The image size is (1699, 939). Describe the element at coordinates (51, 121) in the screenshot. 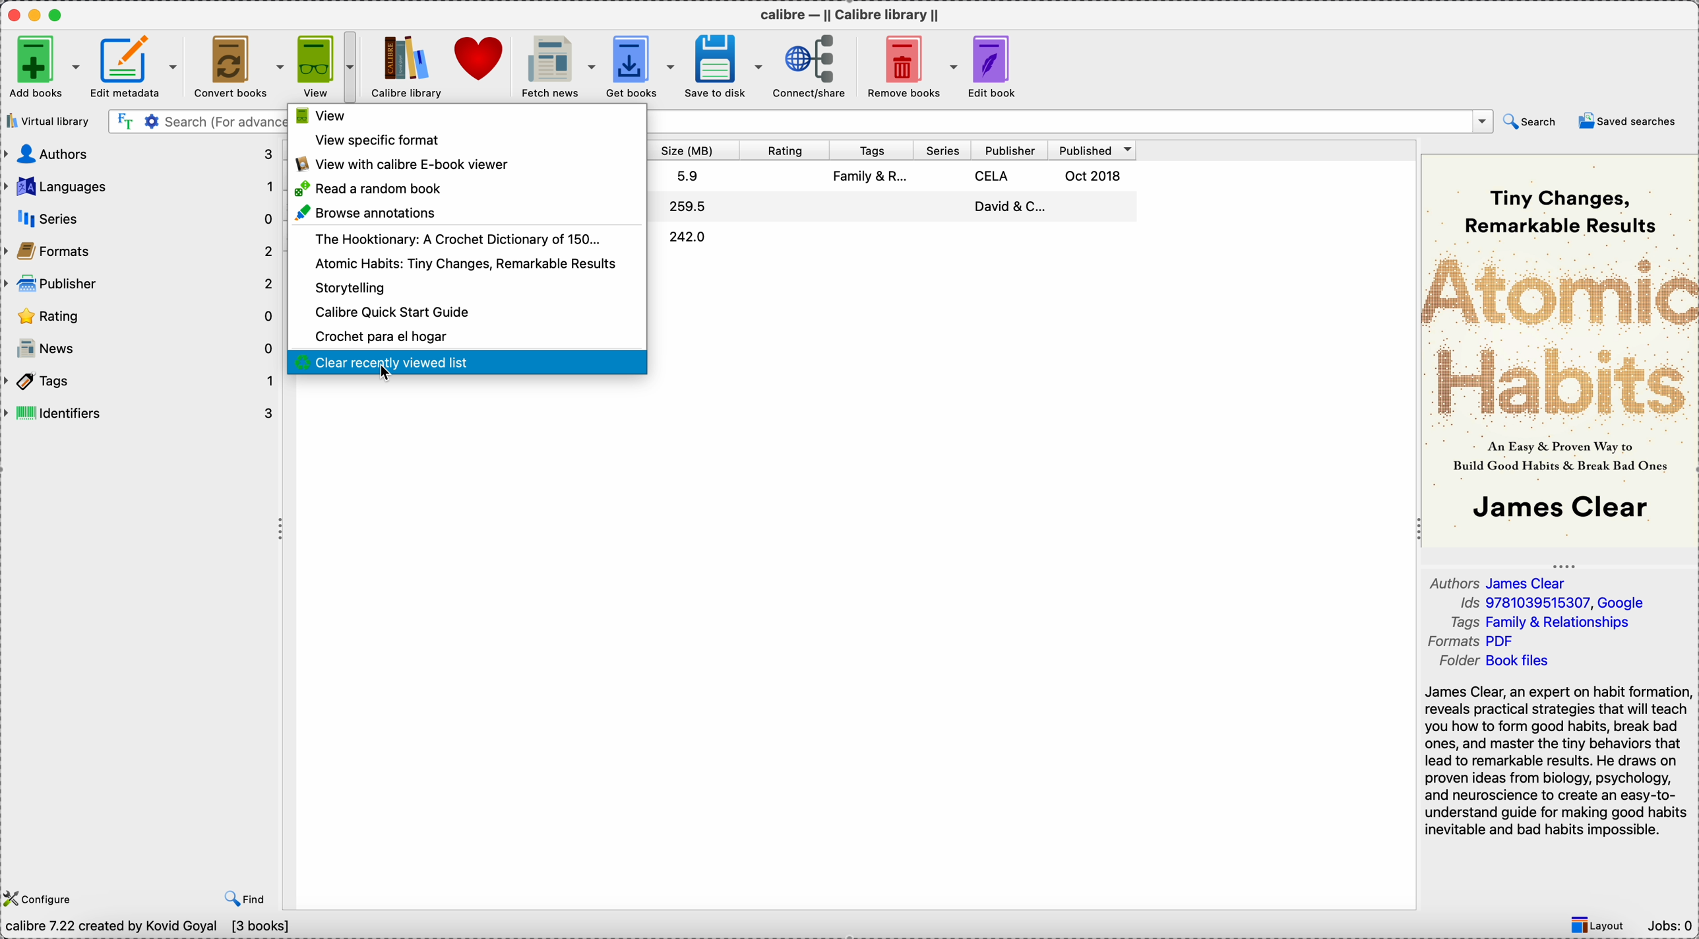

I see `virtual library` at that location.